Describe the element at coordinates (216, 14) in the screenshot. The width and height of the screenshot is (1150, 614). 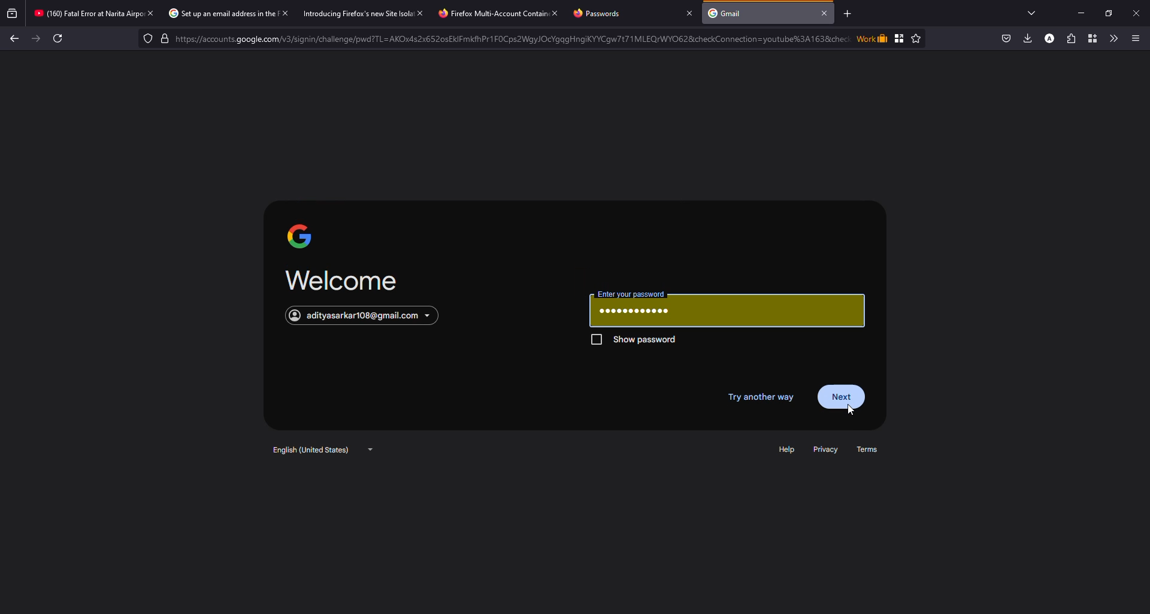
I see `) Set up an email address in` at that location.